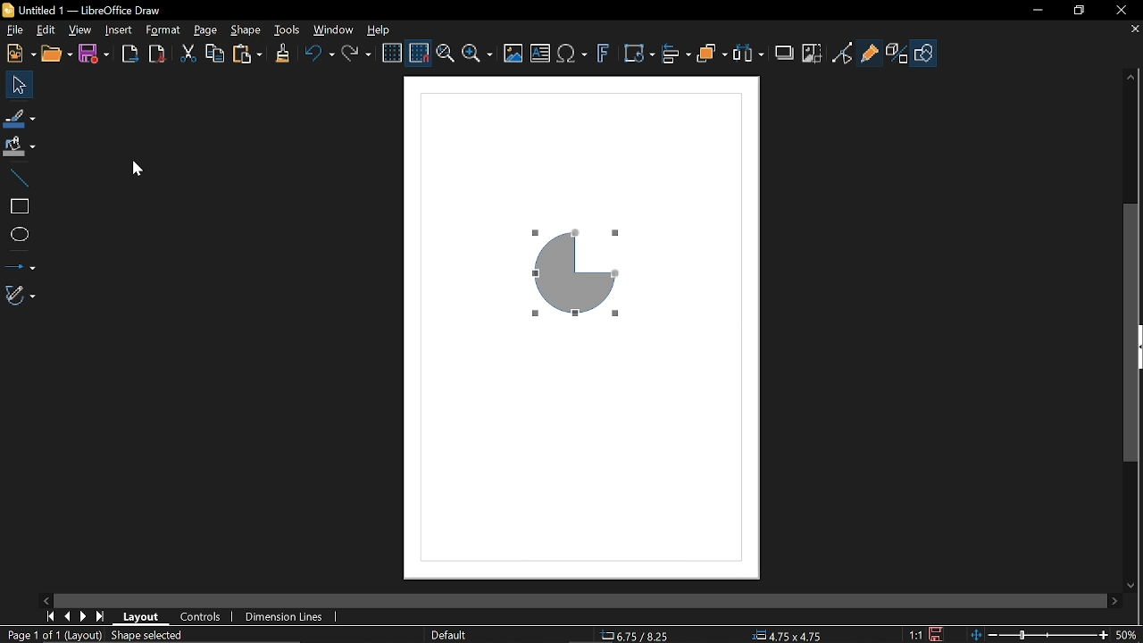  Describe the element at coordinates (13, 30) in the screenshot. I see `File` at that location.